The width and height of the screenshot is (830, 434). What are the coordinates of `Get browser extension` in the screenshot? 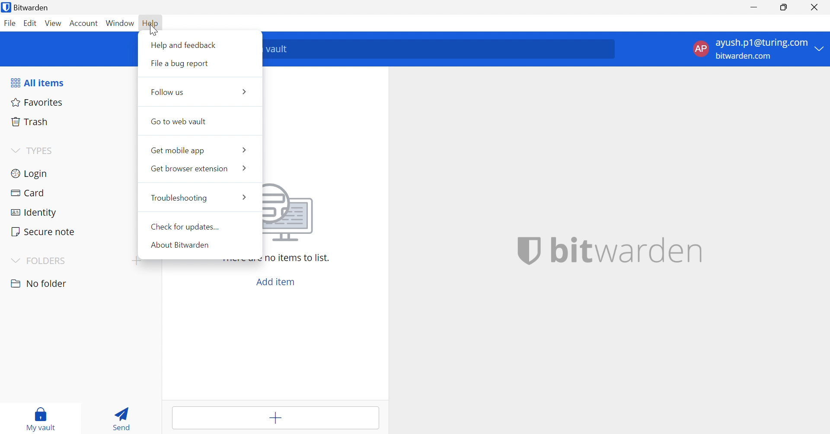 It's located at (201, 169).